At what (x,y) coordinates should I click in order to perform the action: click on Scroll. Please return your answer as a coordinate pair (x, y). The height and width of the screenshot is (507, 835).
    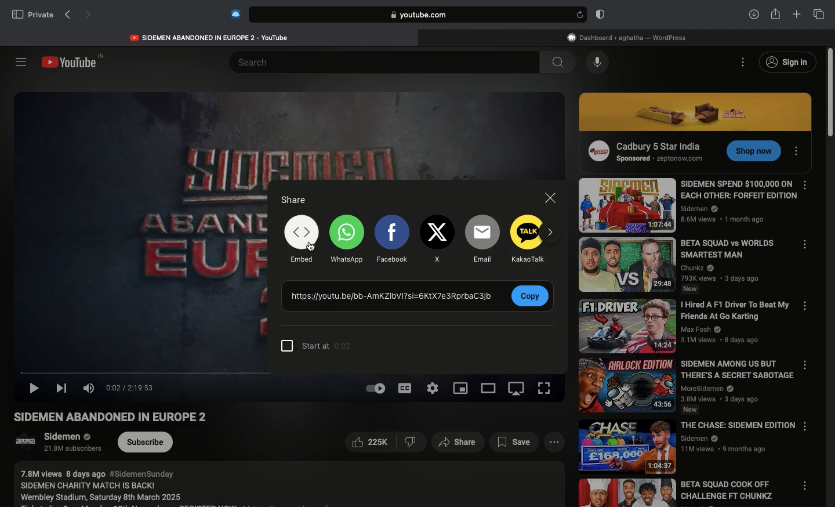
    Looking at the image, I should click on (830, 277).